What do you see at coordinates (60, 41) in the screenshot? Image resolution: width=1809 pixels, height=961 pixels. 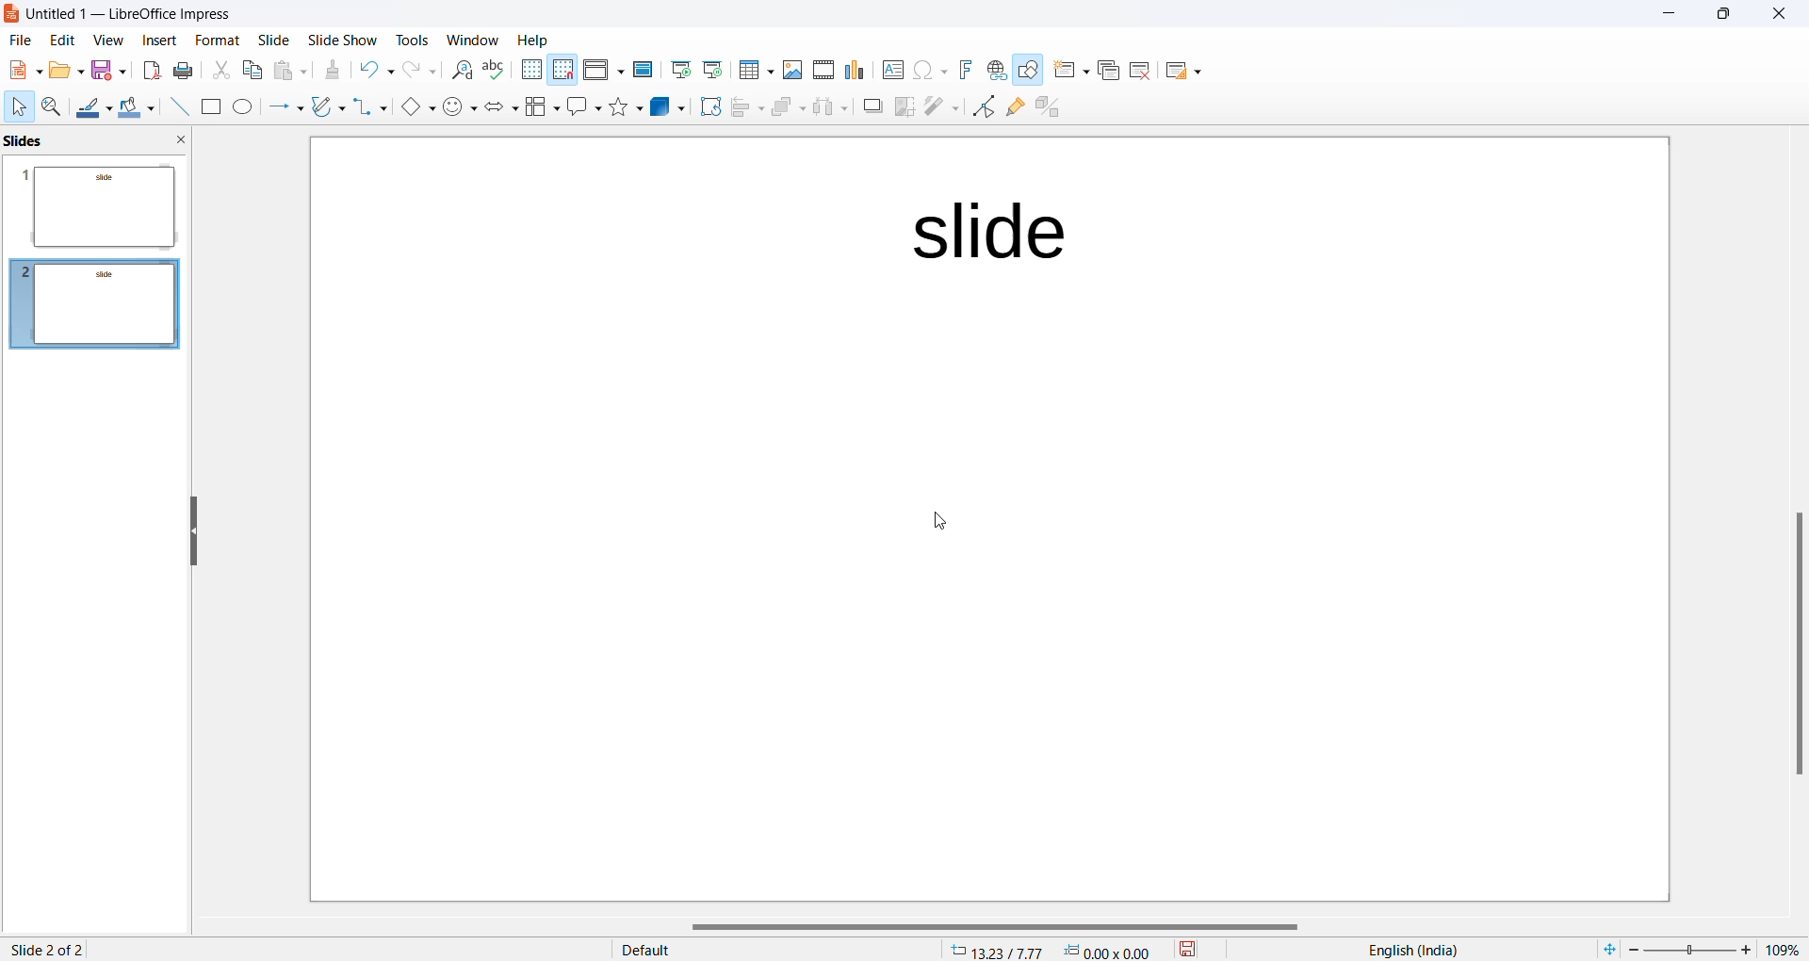 I see `edit` at bounding box center [60, 41].